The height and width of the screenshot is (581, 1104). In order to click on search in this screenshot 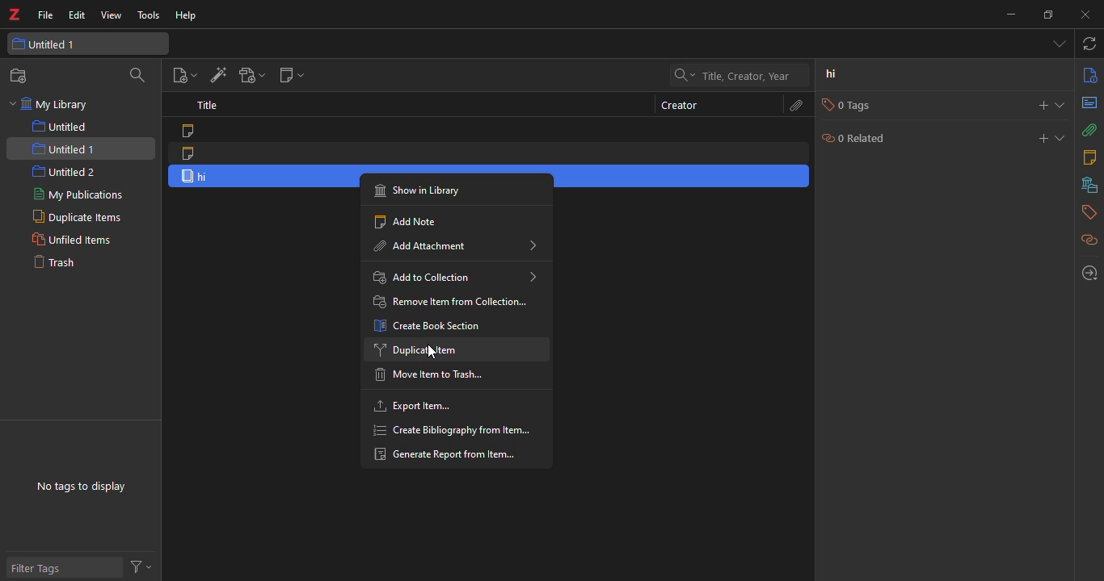, I will do `click(724, 77)`.